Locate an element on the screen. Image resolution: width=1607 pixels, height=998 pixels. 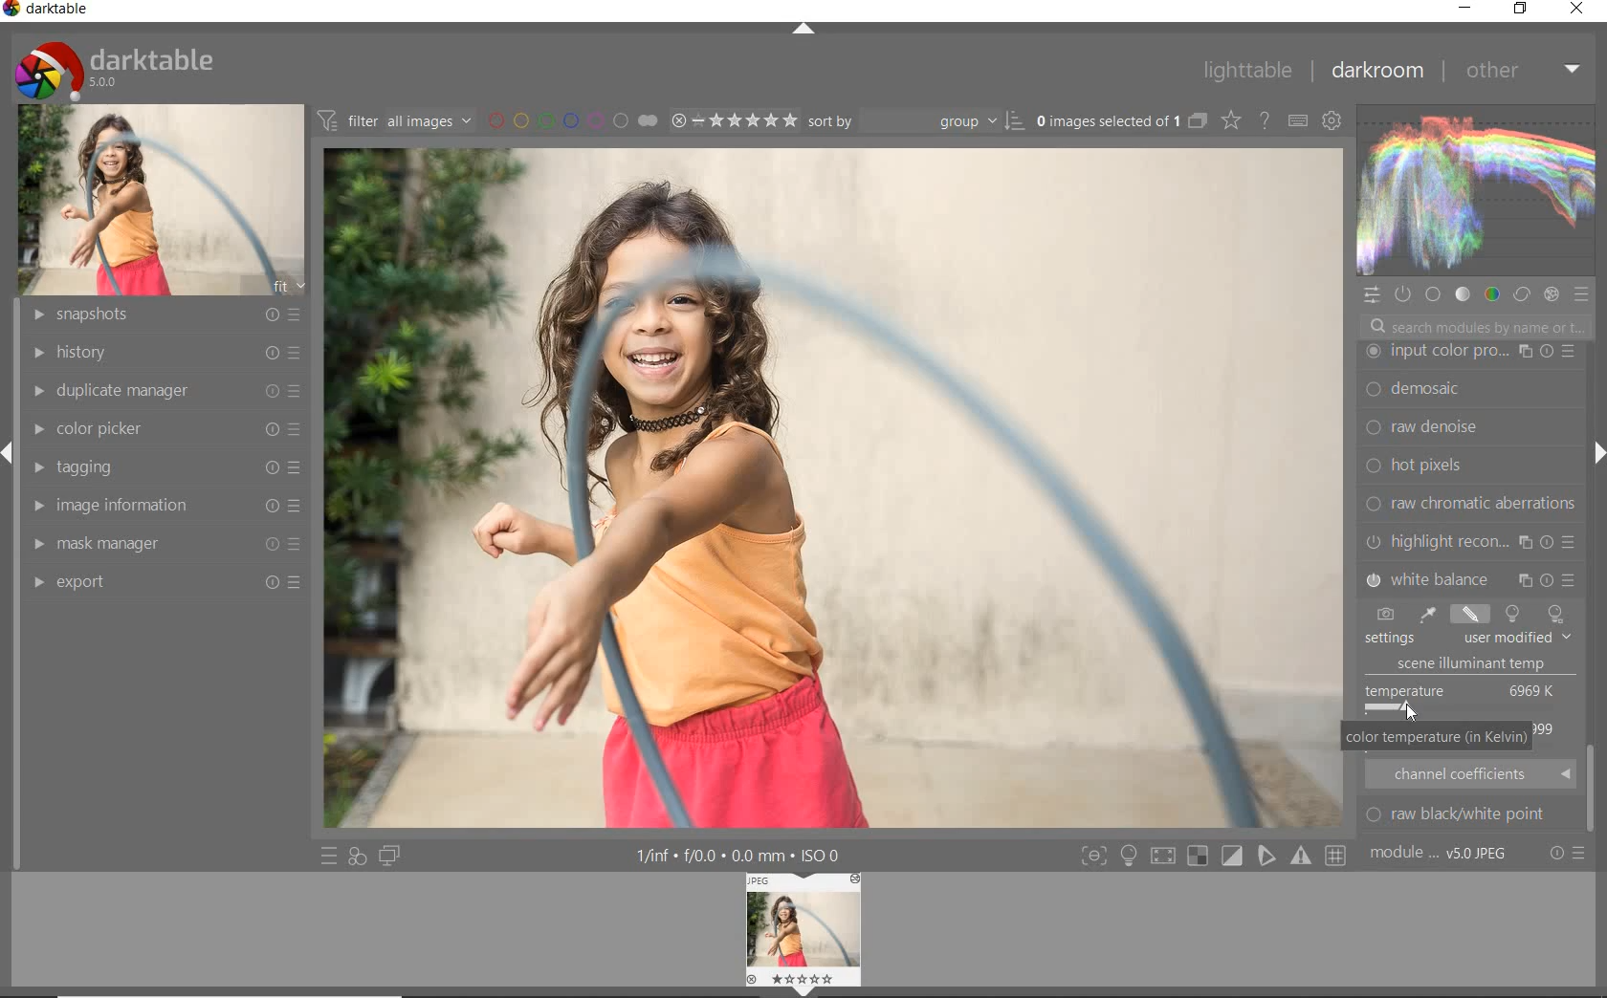
base is located at coordinates (1435, 296).